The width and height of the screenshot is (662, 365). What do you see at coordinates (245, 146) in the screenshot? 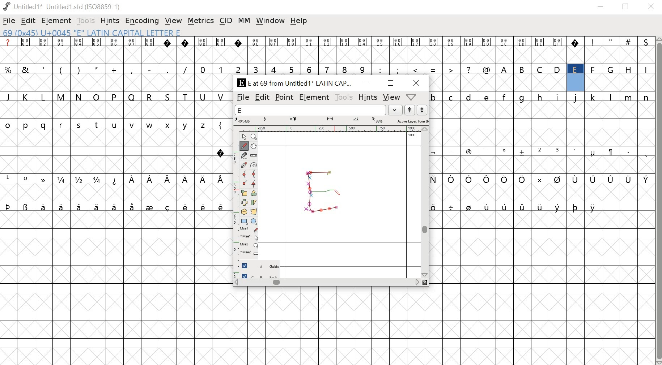
I see `Freehand` at bounding box center [245, 146].